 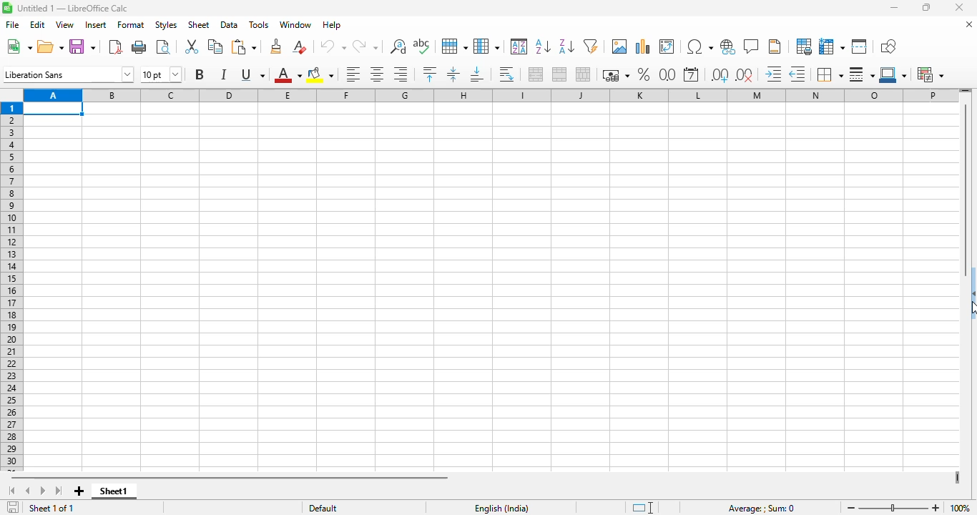 I want to click on show draw functions, so click(x=888, y=46).